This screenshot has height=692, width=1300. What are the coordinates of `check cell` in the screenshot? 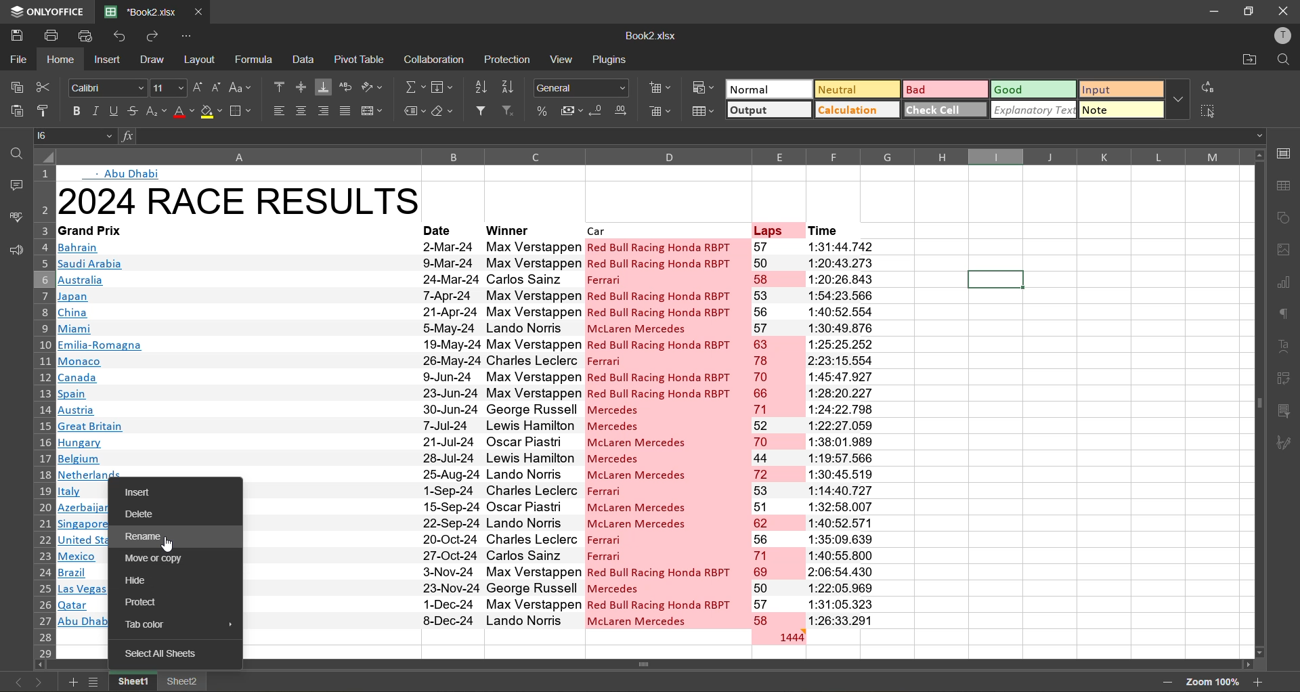 It's located at (942, 109).